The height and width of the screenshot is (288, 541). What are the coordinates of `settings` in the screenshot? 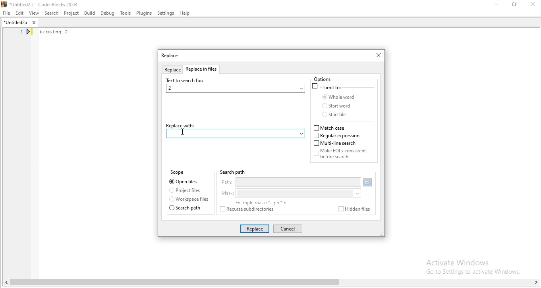 It's located at (166, 13).